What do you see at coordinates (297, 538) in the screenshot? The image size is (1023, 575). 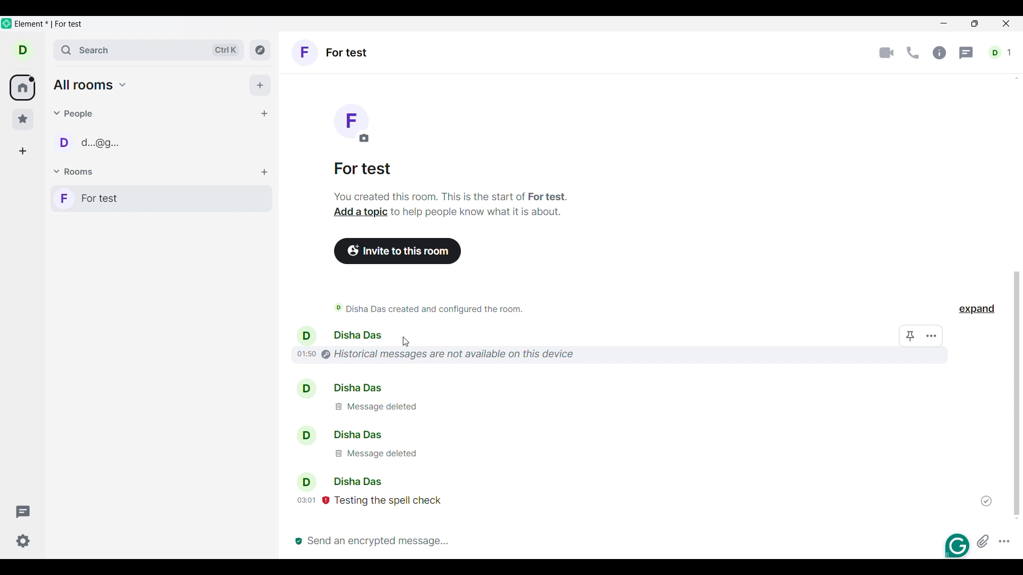 I see `everyone in this room is verified` at bounding box center [297, 538].